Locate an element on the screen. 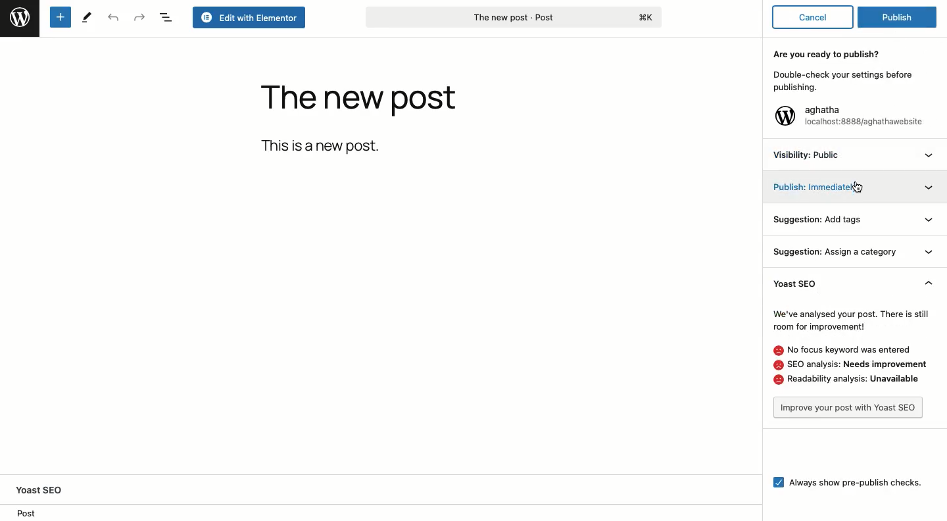 Image resolution: width=947 pixels, height=521 pixels. Collapse is located at coordinates (929, 282).